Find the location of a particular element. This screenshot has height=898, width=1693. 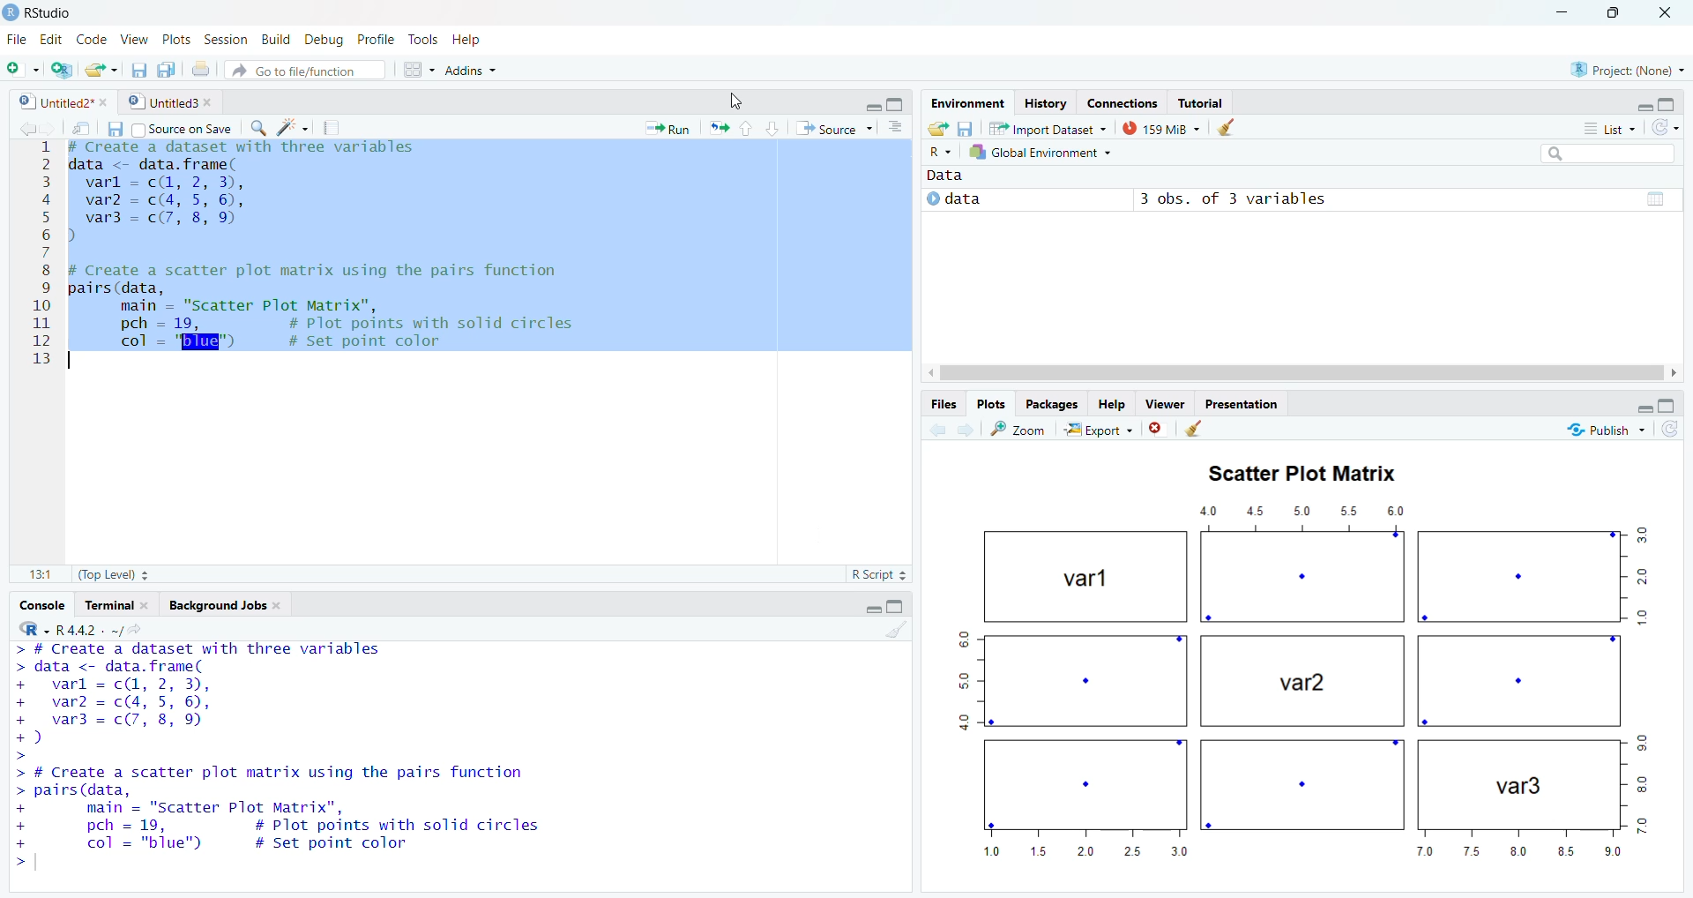

Presentation is located at coordinates (1242, 404).